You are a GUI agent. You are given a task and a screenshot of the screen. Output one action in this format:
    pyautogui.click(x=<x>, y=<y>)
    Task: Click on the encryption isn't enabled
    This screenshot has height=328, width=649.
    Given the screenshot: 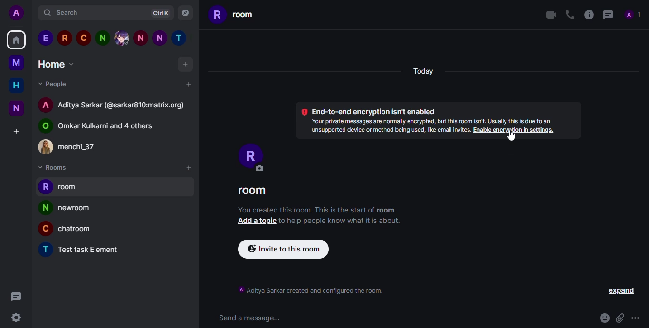 What is the action you would take?
    pyautogui.click(x=367, y=111)
    